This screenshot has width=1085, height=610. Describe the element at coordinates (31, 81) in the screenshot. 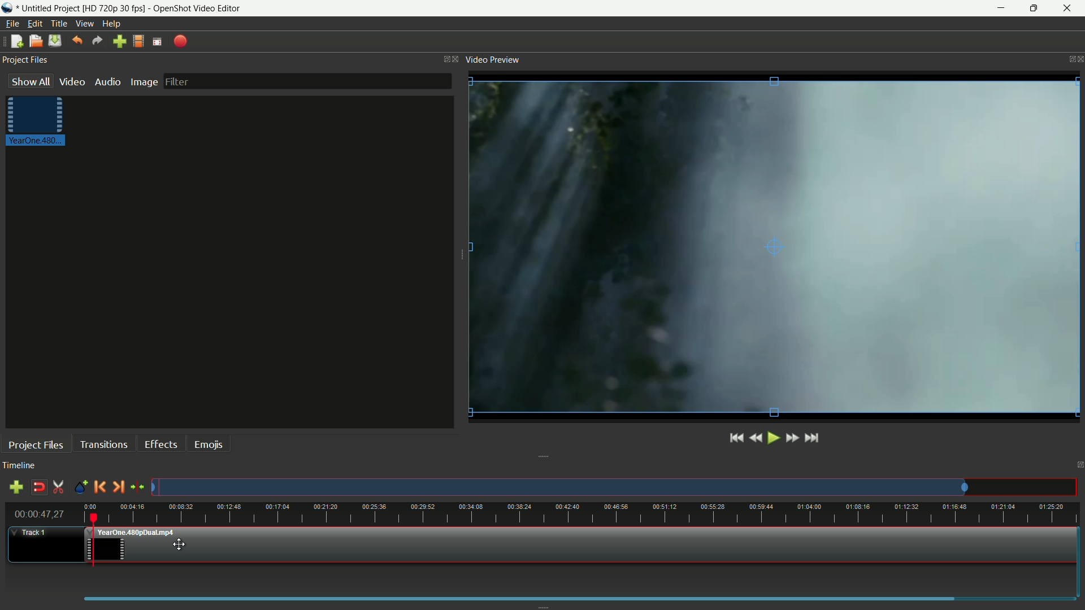

I see `show all` at that location.